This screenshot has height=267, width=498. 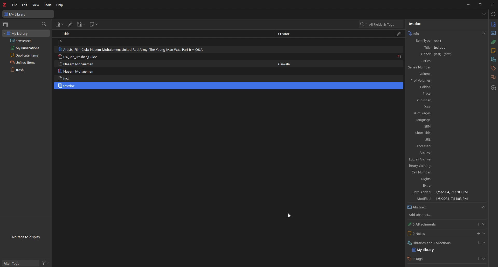 I want to click on Accessed, so click(x=446, y=146).